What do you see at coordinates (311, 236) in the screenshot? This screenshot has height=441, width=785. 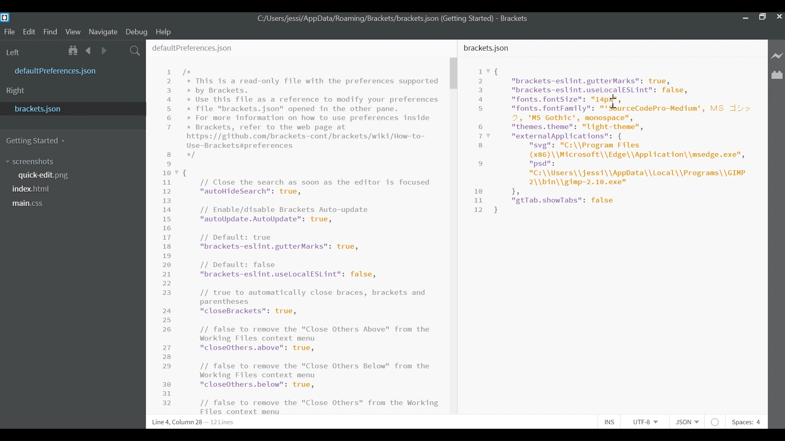 I see `/*
* This is a read-only file with the preferences supported
* by Brackets.
* Use this file as a reference to modify your preferences
* file "brackets.json" opened in the other pane.
* For more information on how to use preferences inside
* Brackets, refer to the web page at
https: //github.com/brackets-cont/brackets/wiki/How-to-
Use-Brackets#preferences
*/
{
// Close the search as soon as the editor is focused
"autoHideSearch": true,
// Enable/disable Brackets Auto-update
"autoUpdate.AutoUpdate": true,
// Default: true
"brackets-eslint.gutterMarks": true,
// Default: false
"brackets-eslint.uselocalESLint": false,
// true to automatically close braces, brackets and
parentheses
Fo lai Ta NS` at bounding box center [311, 236].